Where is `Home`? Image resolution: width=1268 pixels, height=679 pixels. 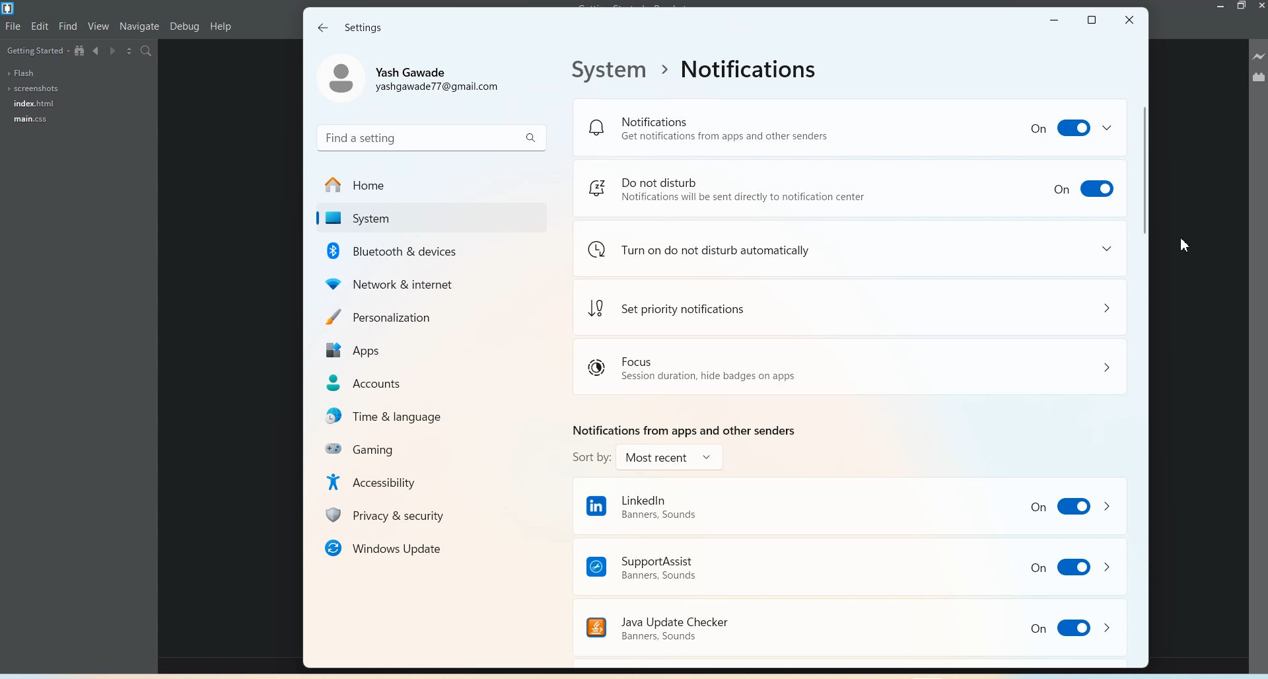
Home is located at coordinates (425, 184).